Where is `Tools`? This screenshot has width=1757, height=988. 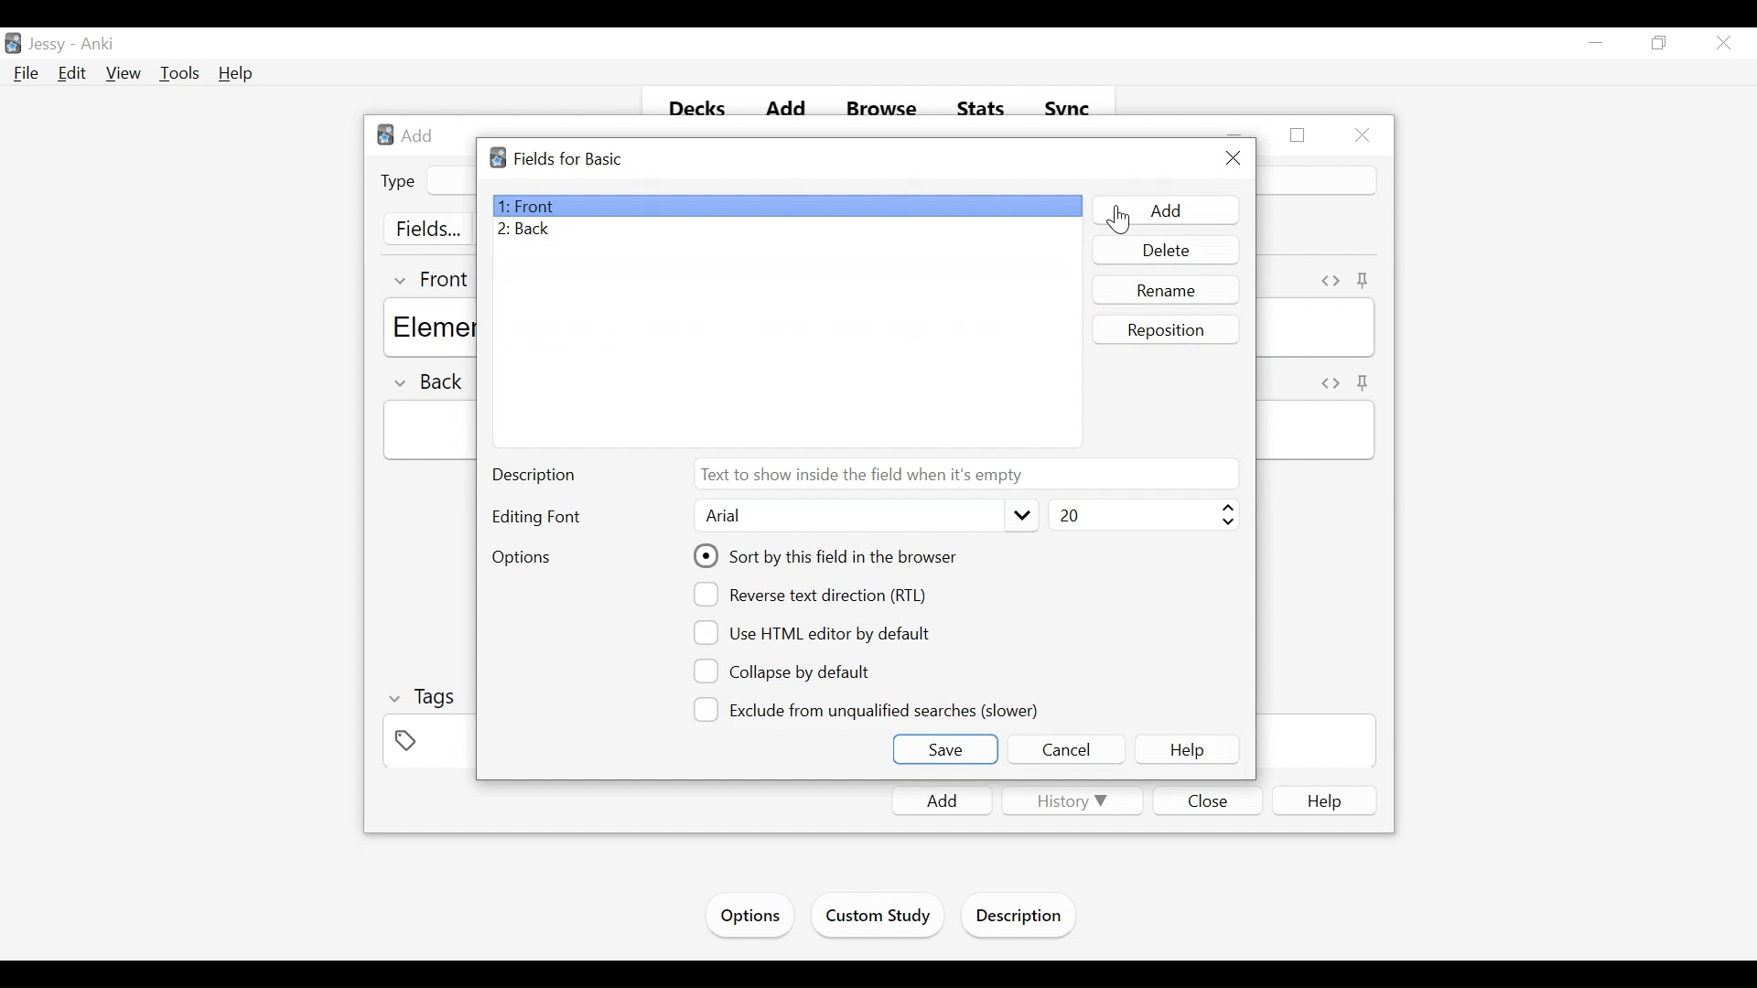
Tools is located at coordinates (179, 74).